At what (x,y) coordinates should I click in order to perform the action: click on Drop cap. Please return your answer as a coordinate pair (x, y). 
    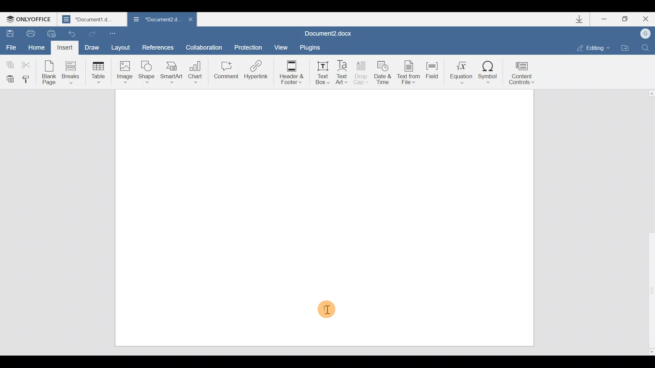
    Looking at the image, I should click on (363, 72).